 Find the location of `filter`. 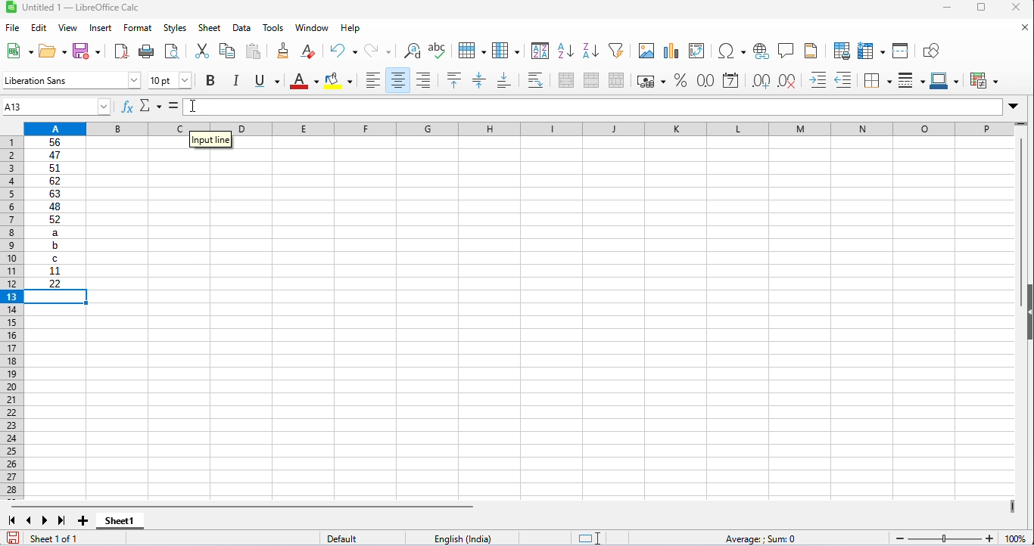

filter is located at coordinates (616, 50).